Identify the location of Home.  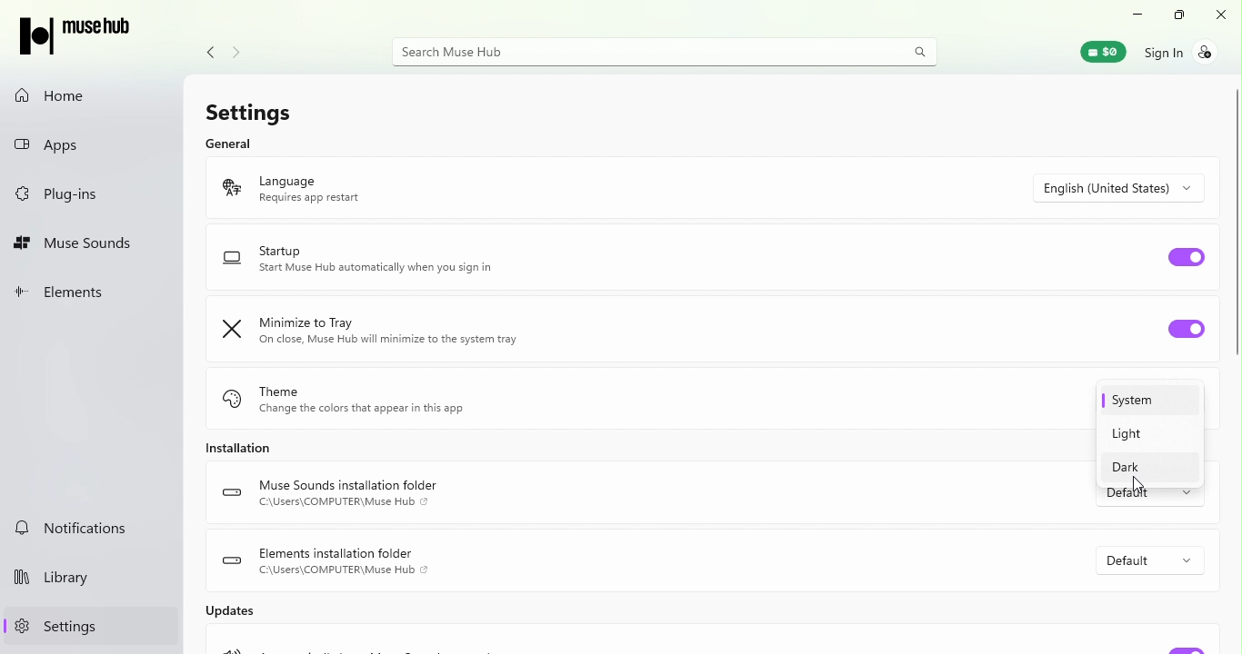
(91, 94).